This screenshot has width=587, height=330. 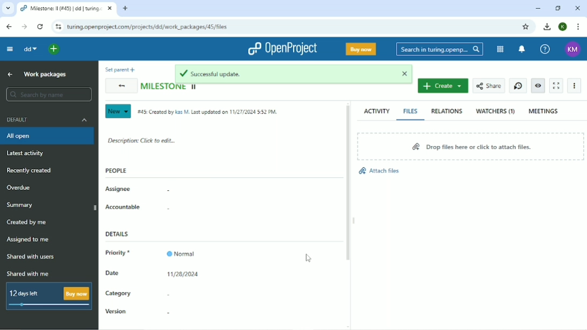 I want to click on 12 days left Buy now, so click(x=49, y=297).